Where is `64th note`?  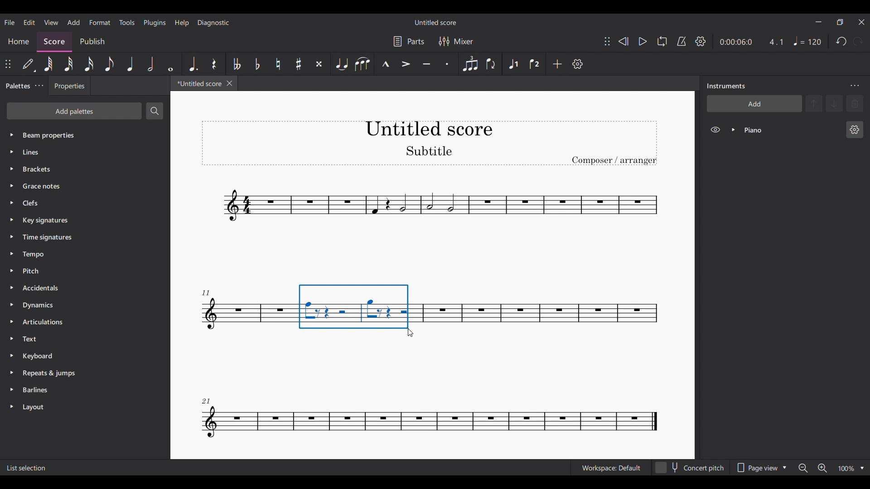 64th note is located at coordinates (48, 64).